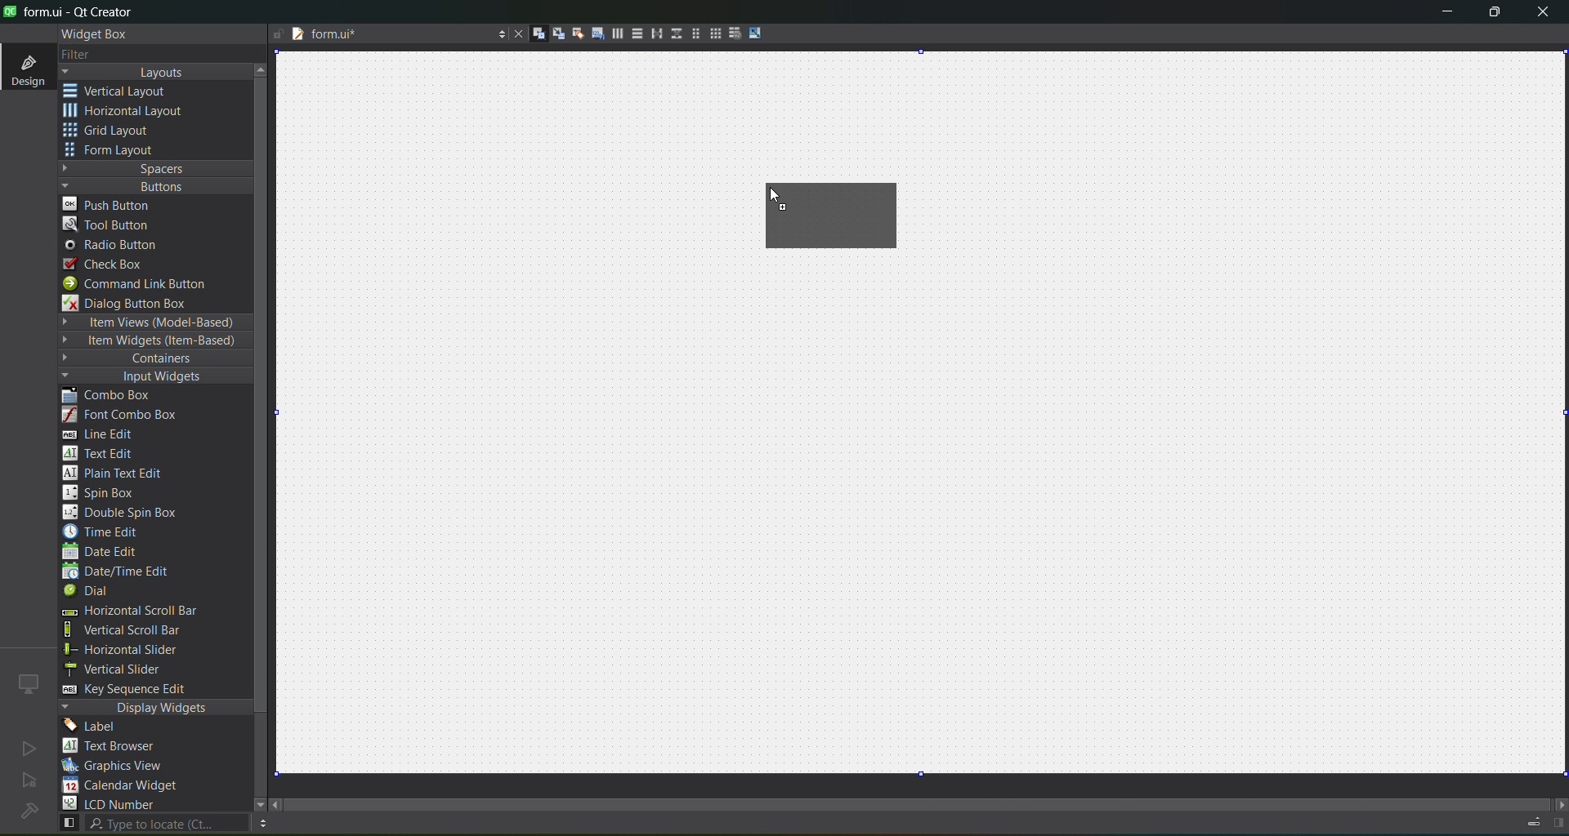  Describe the element at coordinates (127, 113) in the screenshot. I see `horizontal` at that location.